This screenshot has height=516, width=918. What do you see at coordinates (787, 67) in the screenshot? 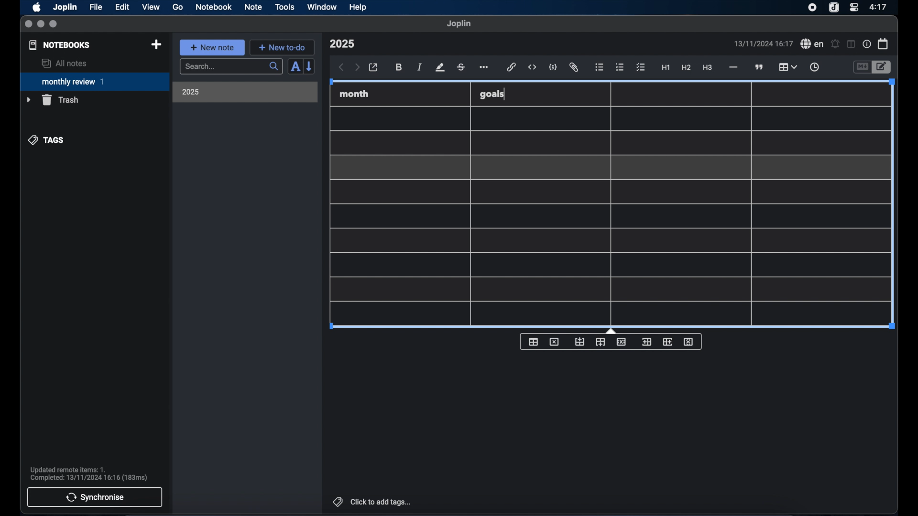
I see `table highlighted` at bounding box center [787, 67].